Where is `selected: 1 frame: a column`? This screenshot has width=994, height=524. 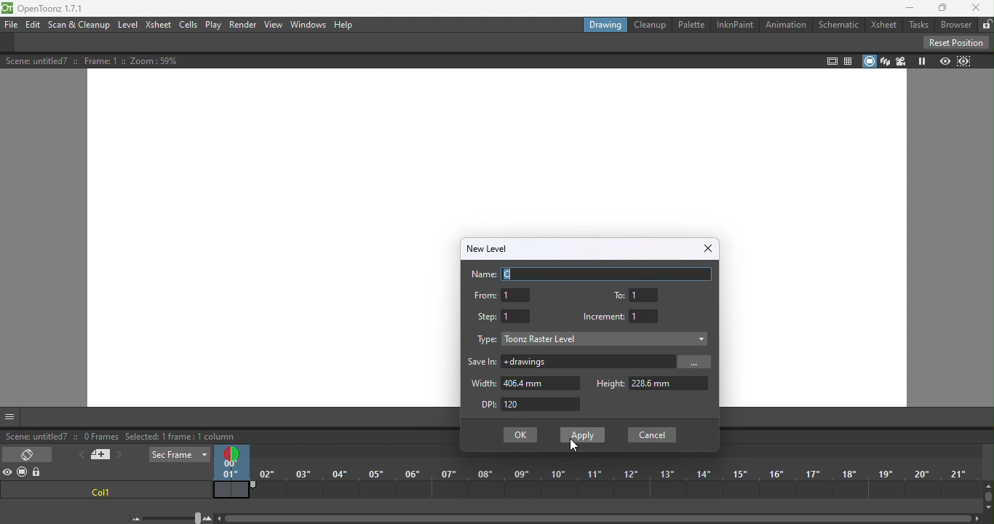 selected: 1 frame: a column is located at coordinates (181, 437).